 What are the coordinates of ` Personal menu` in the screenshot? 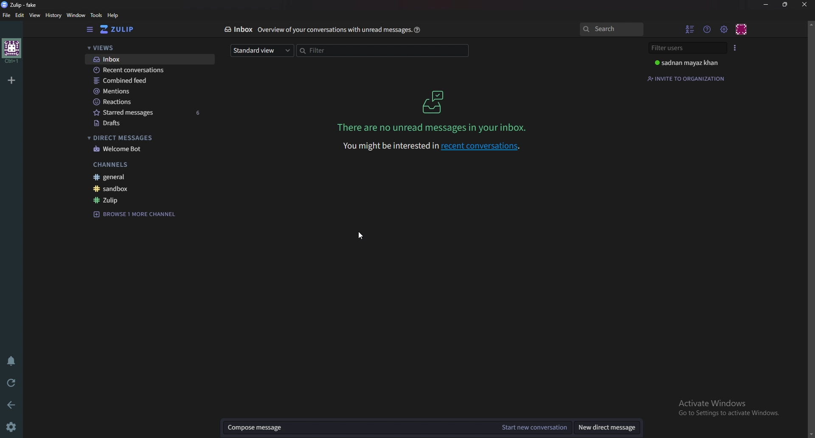 It's located at (742, 29).